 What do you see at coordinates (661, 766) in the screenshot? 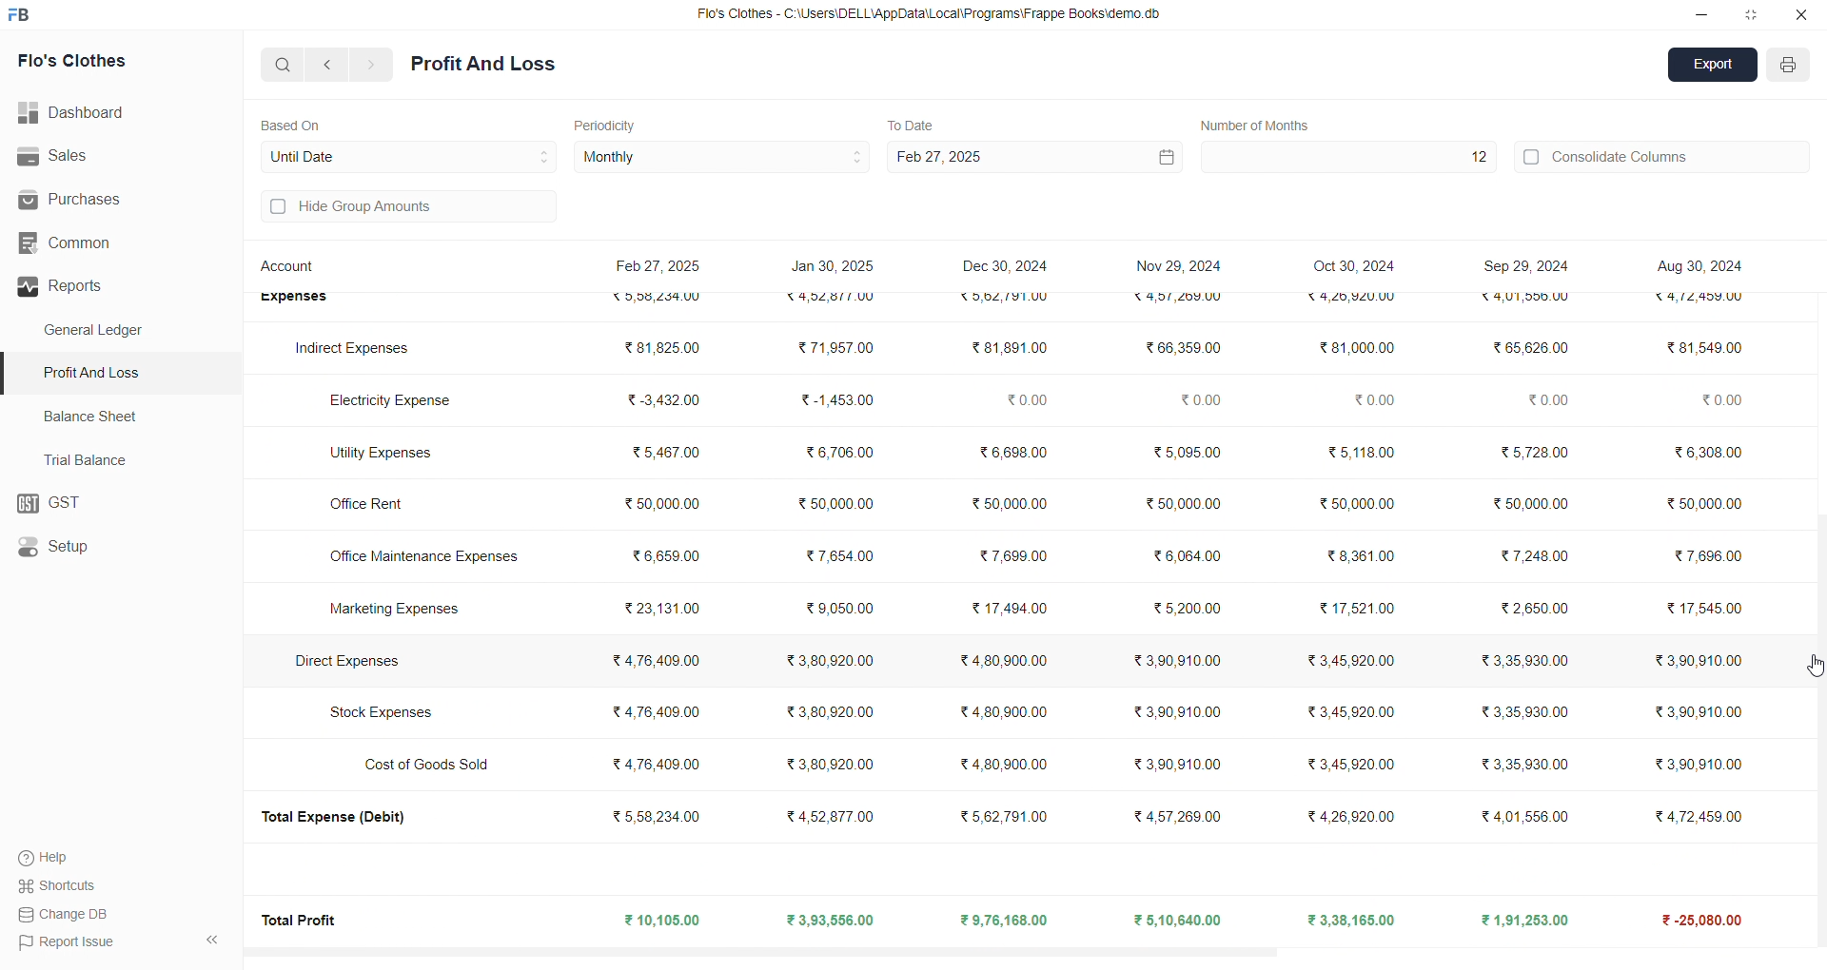
I see `₹ 4,76,409.00` at bounding box center [661, 766].